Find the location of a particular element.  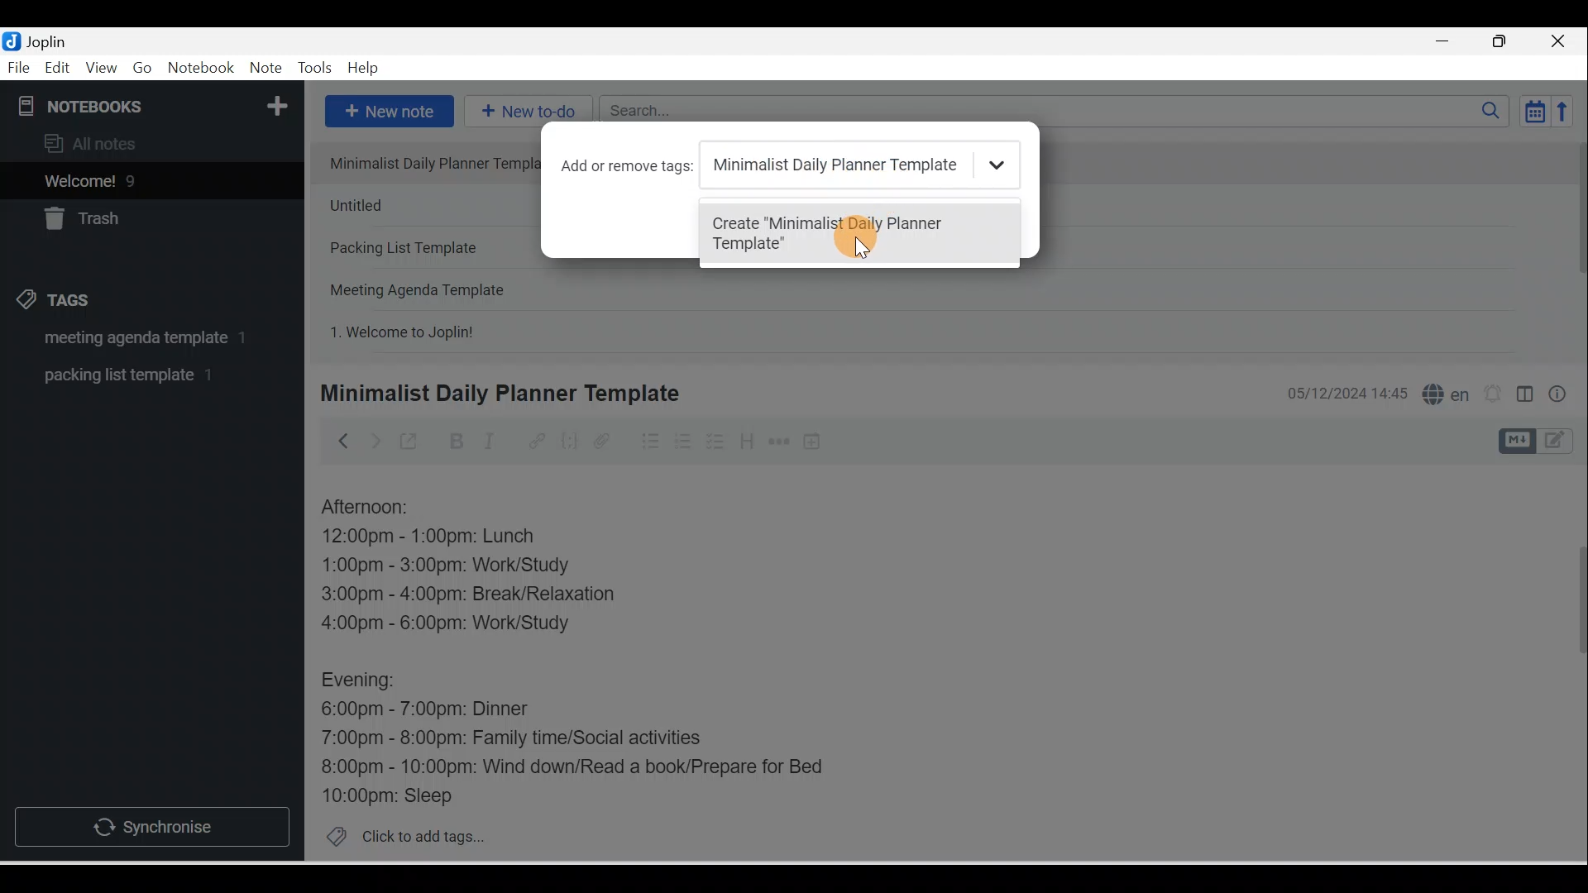

Reverse sort is located at coordinates (1567, 111).